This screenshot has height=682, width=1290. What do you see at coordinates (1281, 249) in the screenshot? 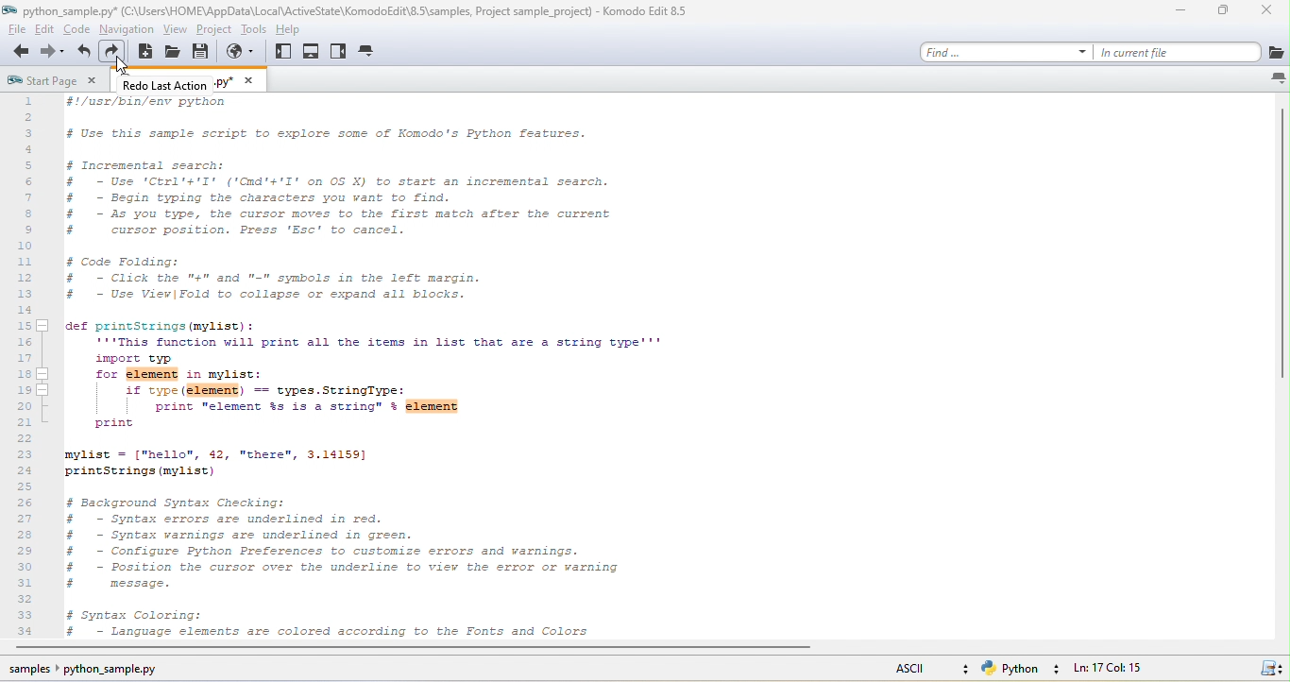
I see `vertical scroll bar` at bounding box center [1281, 249].